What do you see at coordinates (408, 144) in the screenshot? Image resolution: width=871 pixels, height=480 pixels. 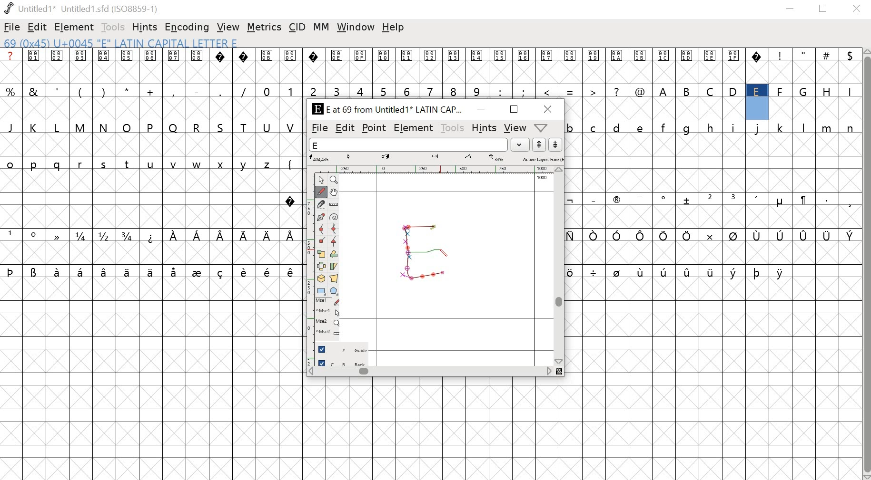 I see `word list field` at bounding box center [408, 144].